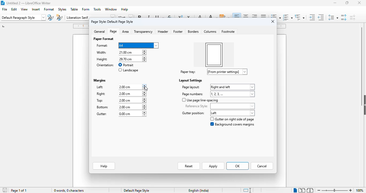  Describe the element at coordinates (110, 9) in the screenshot. I see `window` at that location.